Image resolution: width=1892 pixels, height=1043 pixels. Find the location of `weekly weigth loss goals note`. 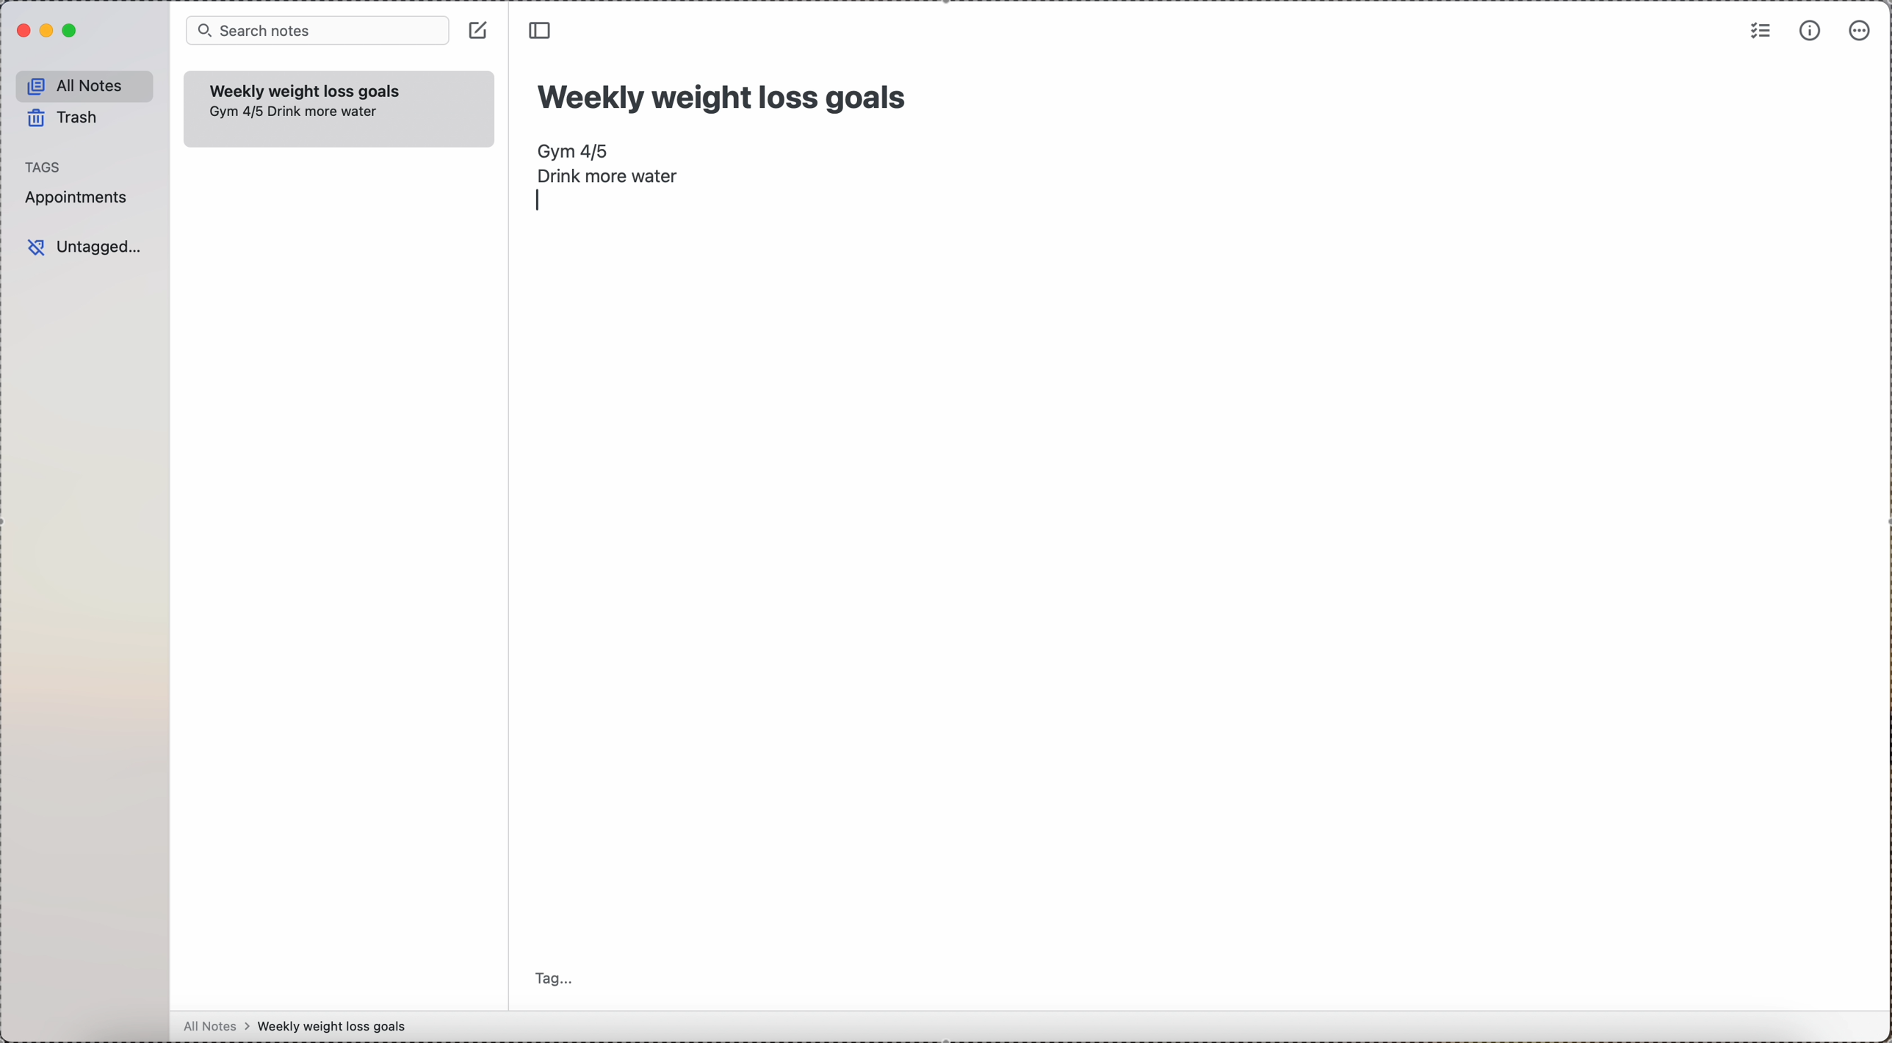

weekly weigth loss goals note is located at coordinates (306, 89).